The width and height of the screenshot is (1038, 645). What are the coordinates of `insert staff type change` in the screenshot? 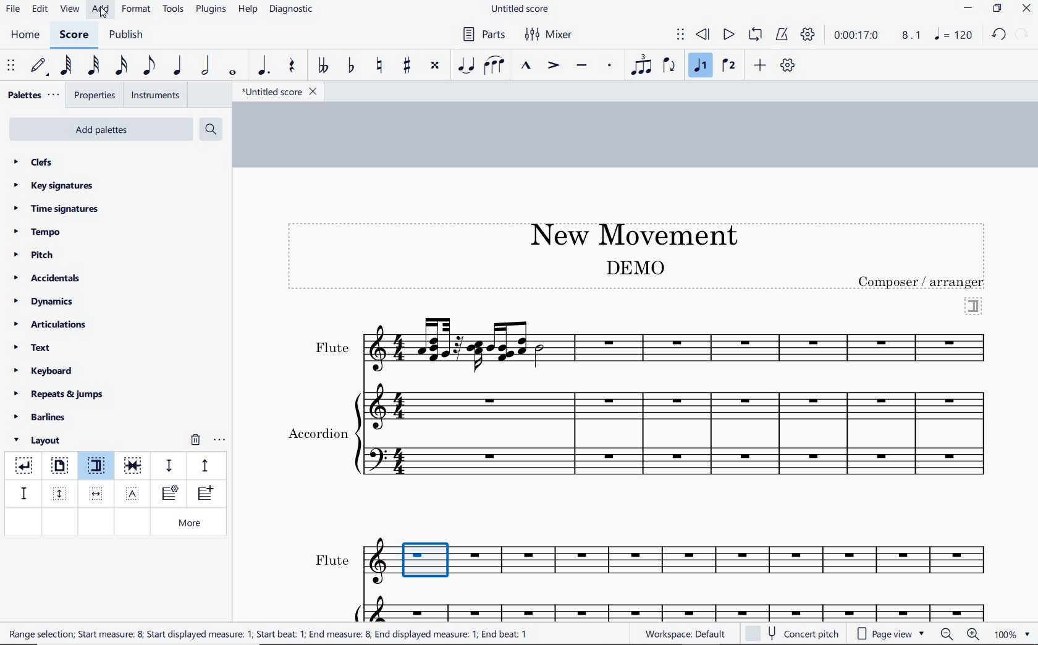 It's located at (170, 494).